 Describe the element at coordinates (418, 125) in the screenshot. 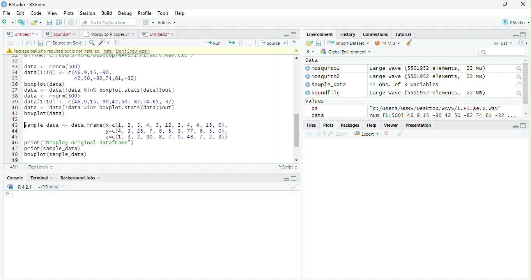

I see `Presentation` at that location.